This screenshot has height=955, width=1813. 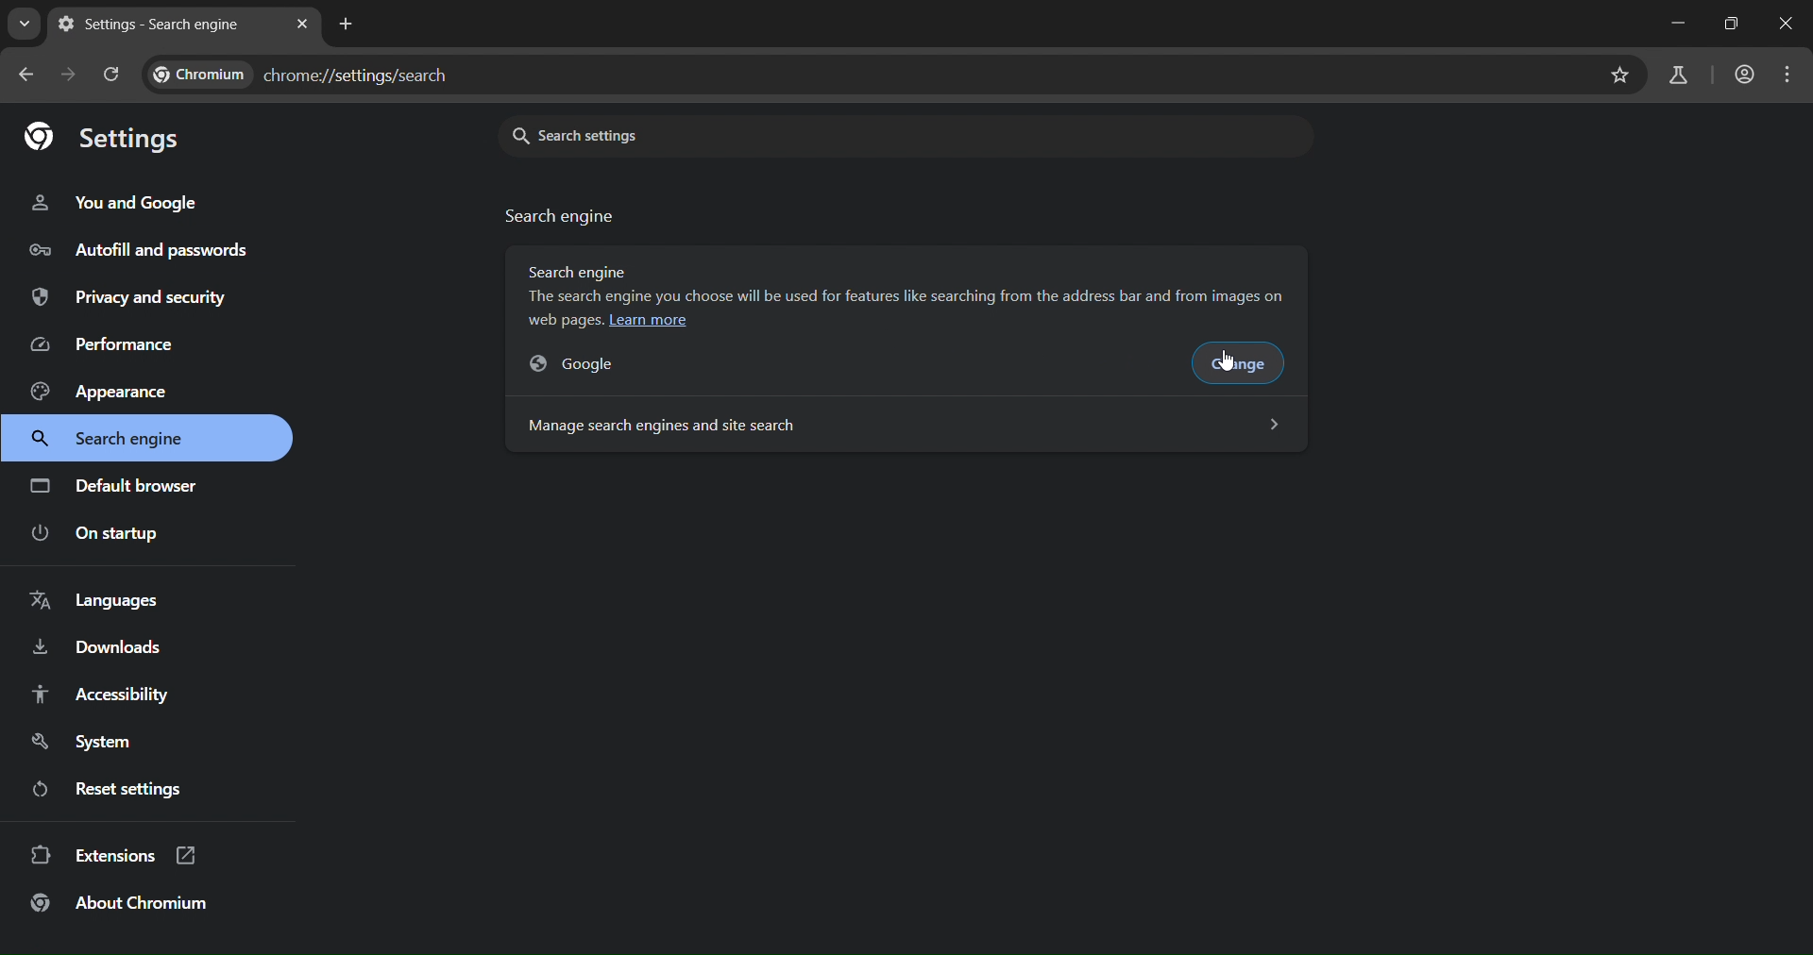 What do you see at coordinates (590, 363) in the screenshot?
I see `google` at bounding box center [590, 363].